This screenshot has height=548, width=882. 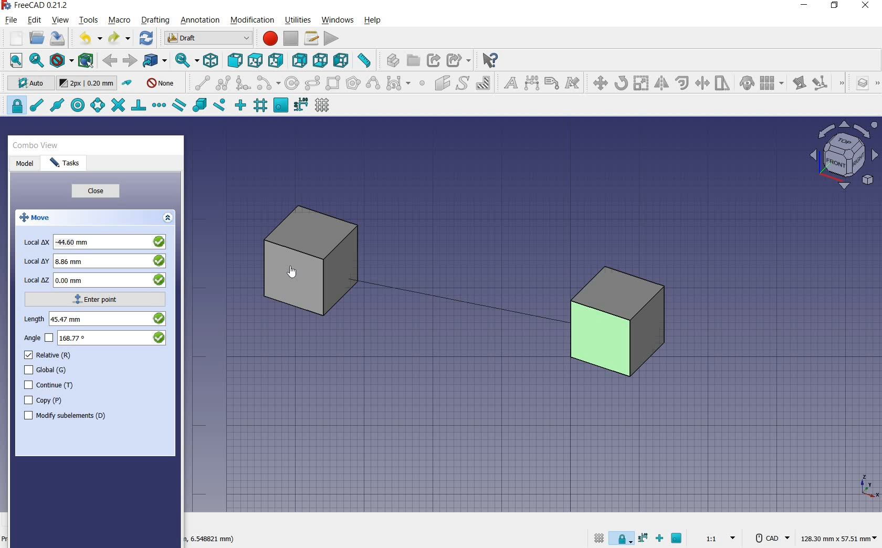 I want to click on utilities, so click(x=299, y=19).